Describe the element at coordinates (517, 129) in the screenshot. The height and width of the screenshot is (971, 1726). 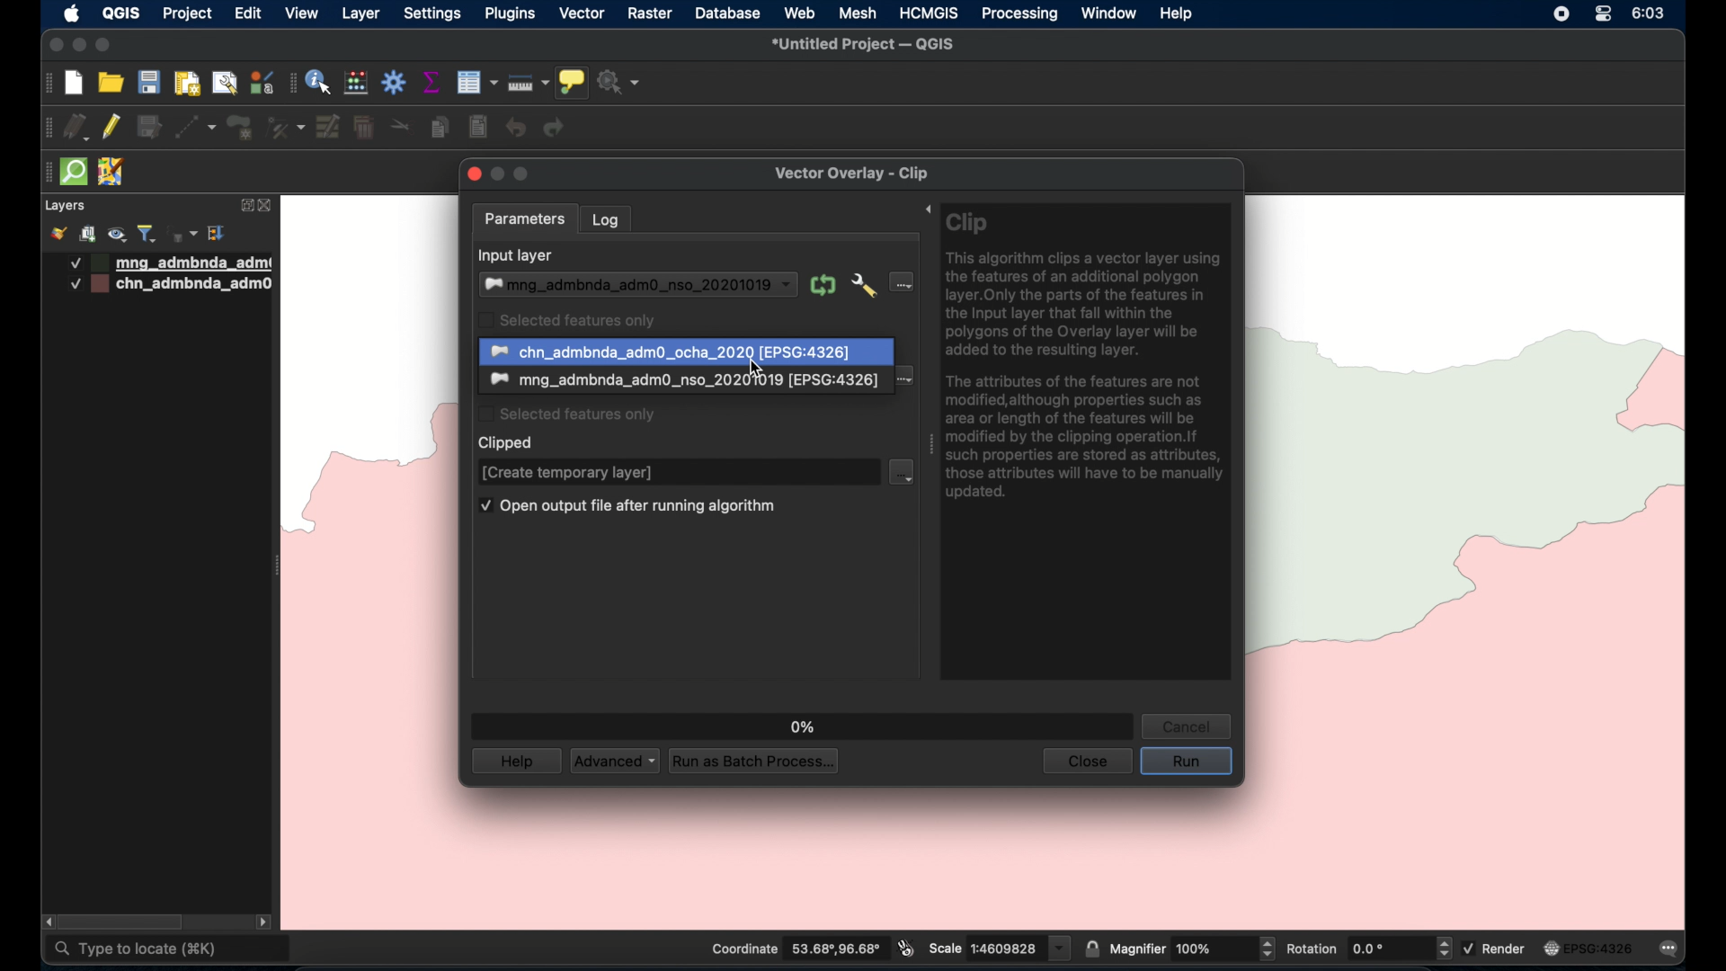
I see `undo` at that location.